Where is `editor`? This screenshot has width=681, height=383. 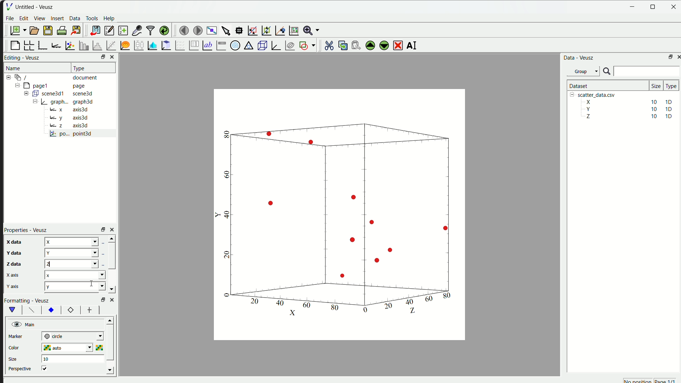
editor is located at coordinates (108, 30).